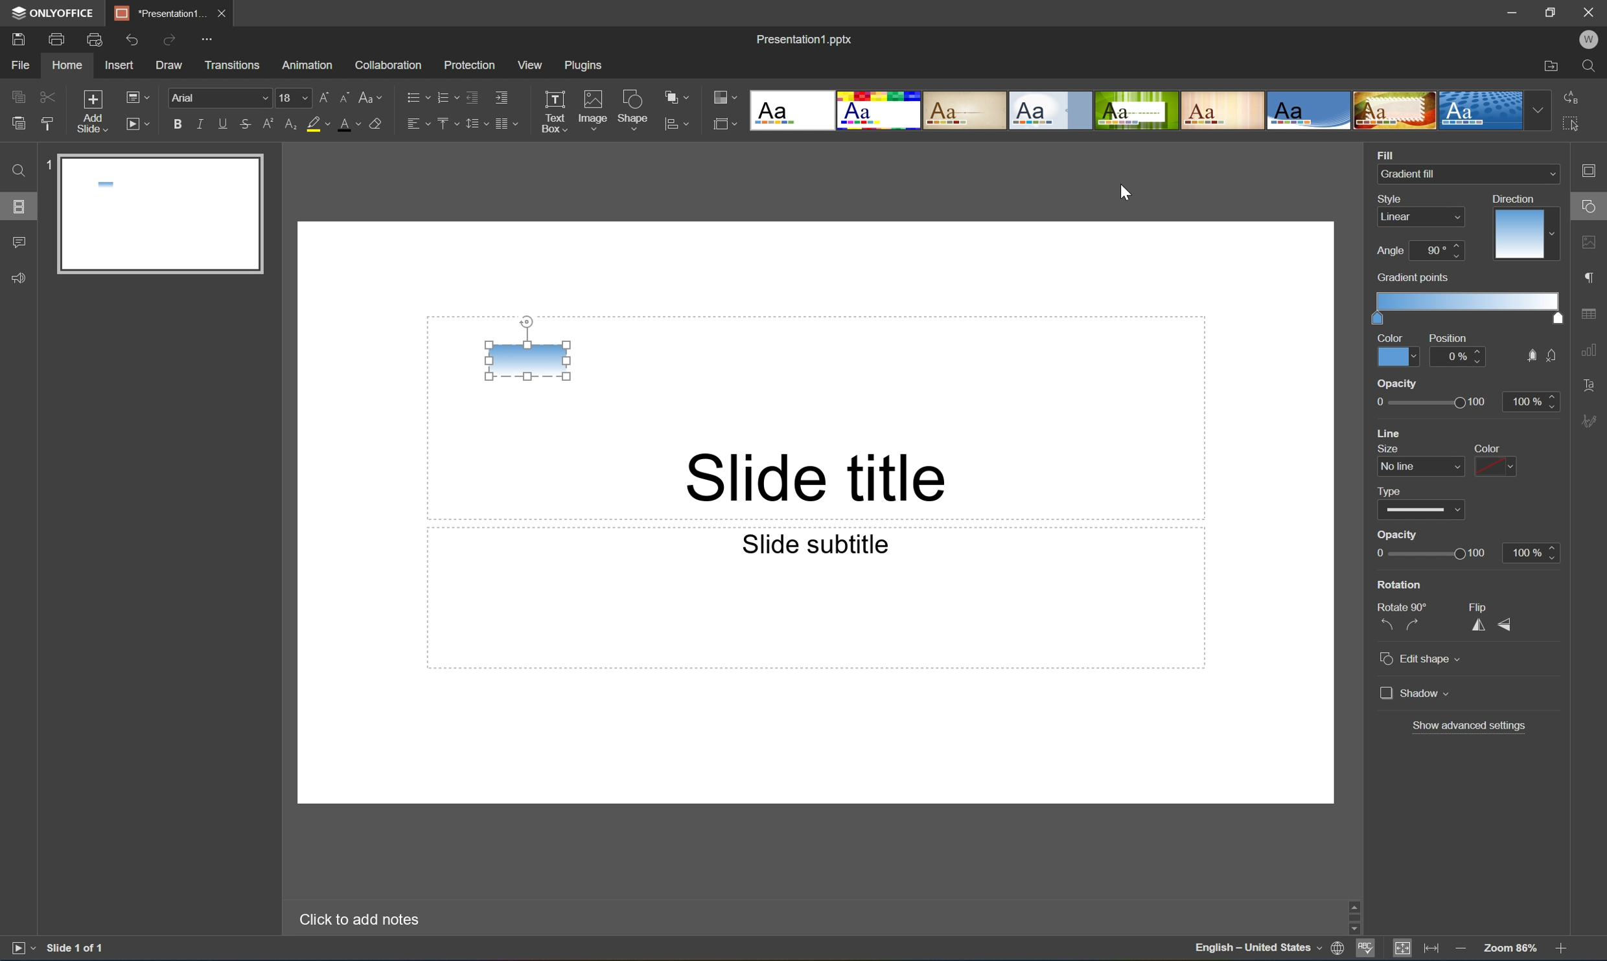 Image resolution: width=1607 pixels, height=961 pixels. Describe the element at coordinates (95, 40) in the screenshot. I see `Print preview` at that location.